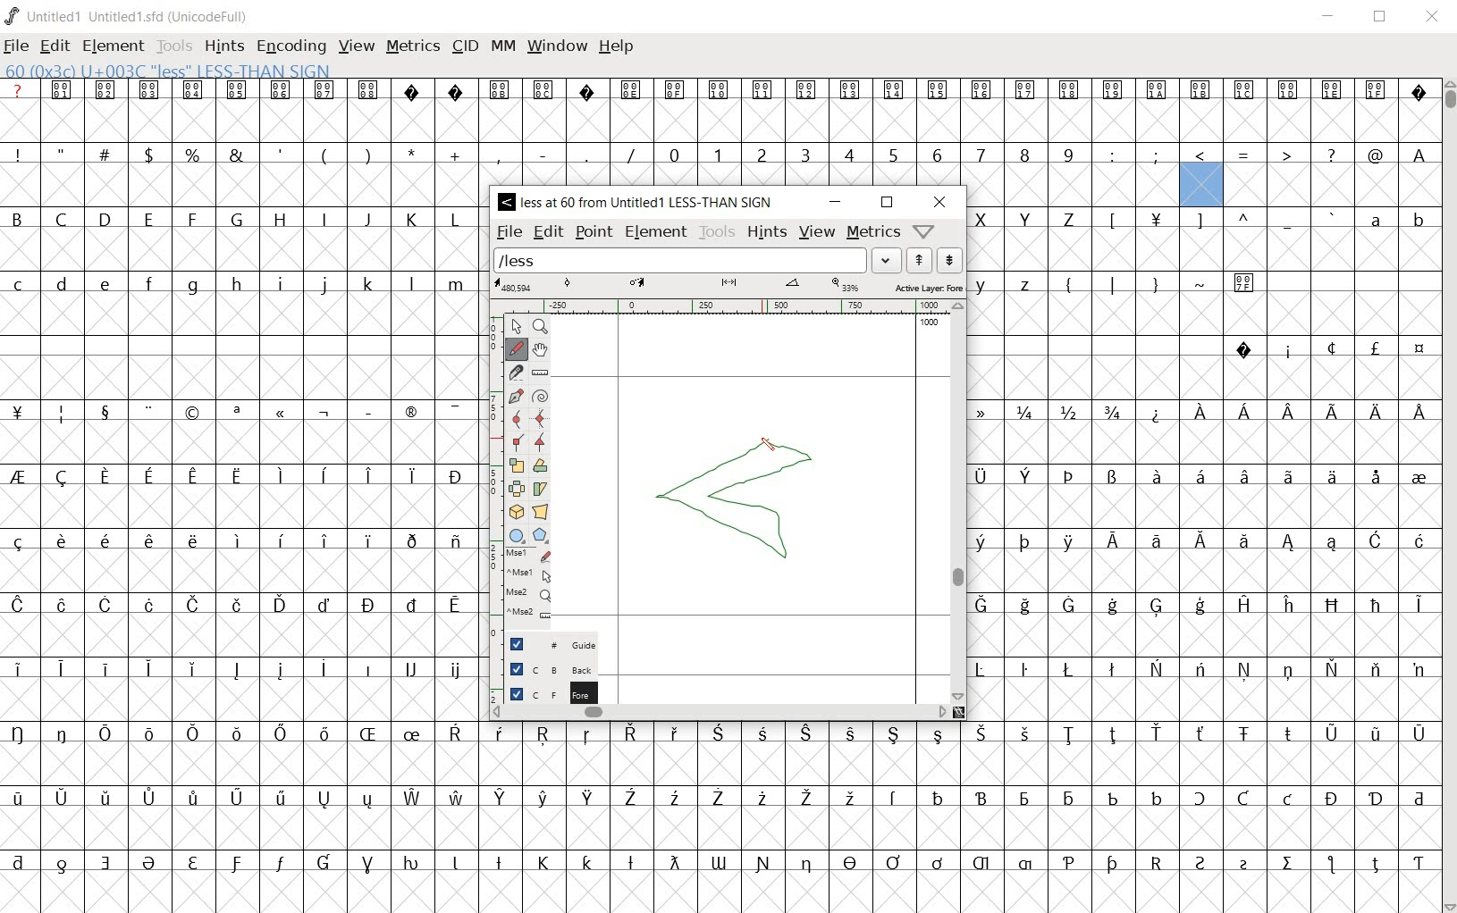 Image resolution: width=1457 pixels, height=913 pixels. Describe the element at coordinates (542, 487) in the screenshot. I see `skew the selection` at that location.